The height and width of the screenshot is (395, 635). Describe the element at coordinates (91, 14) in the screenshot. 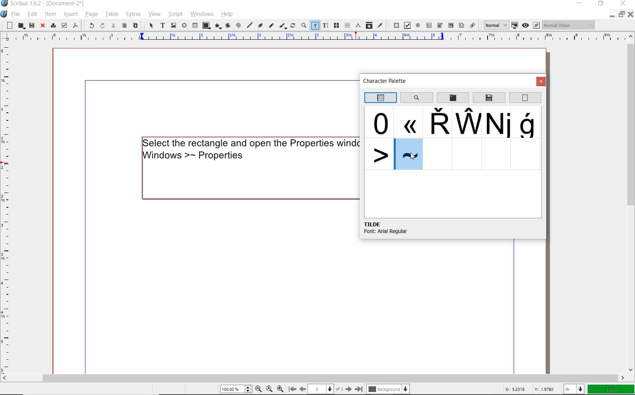

I see `page` at that location.